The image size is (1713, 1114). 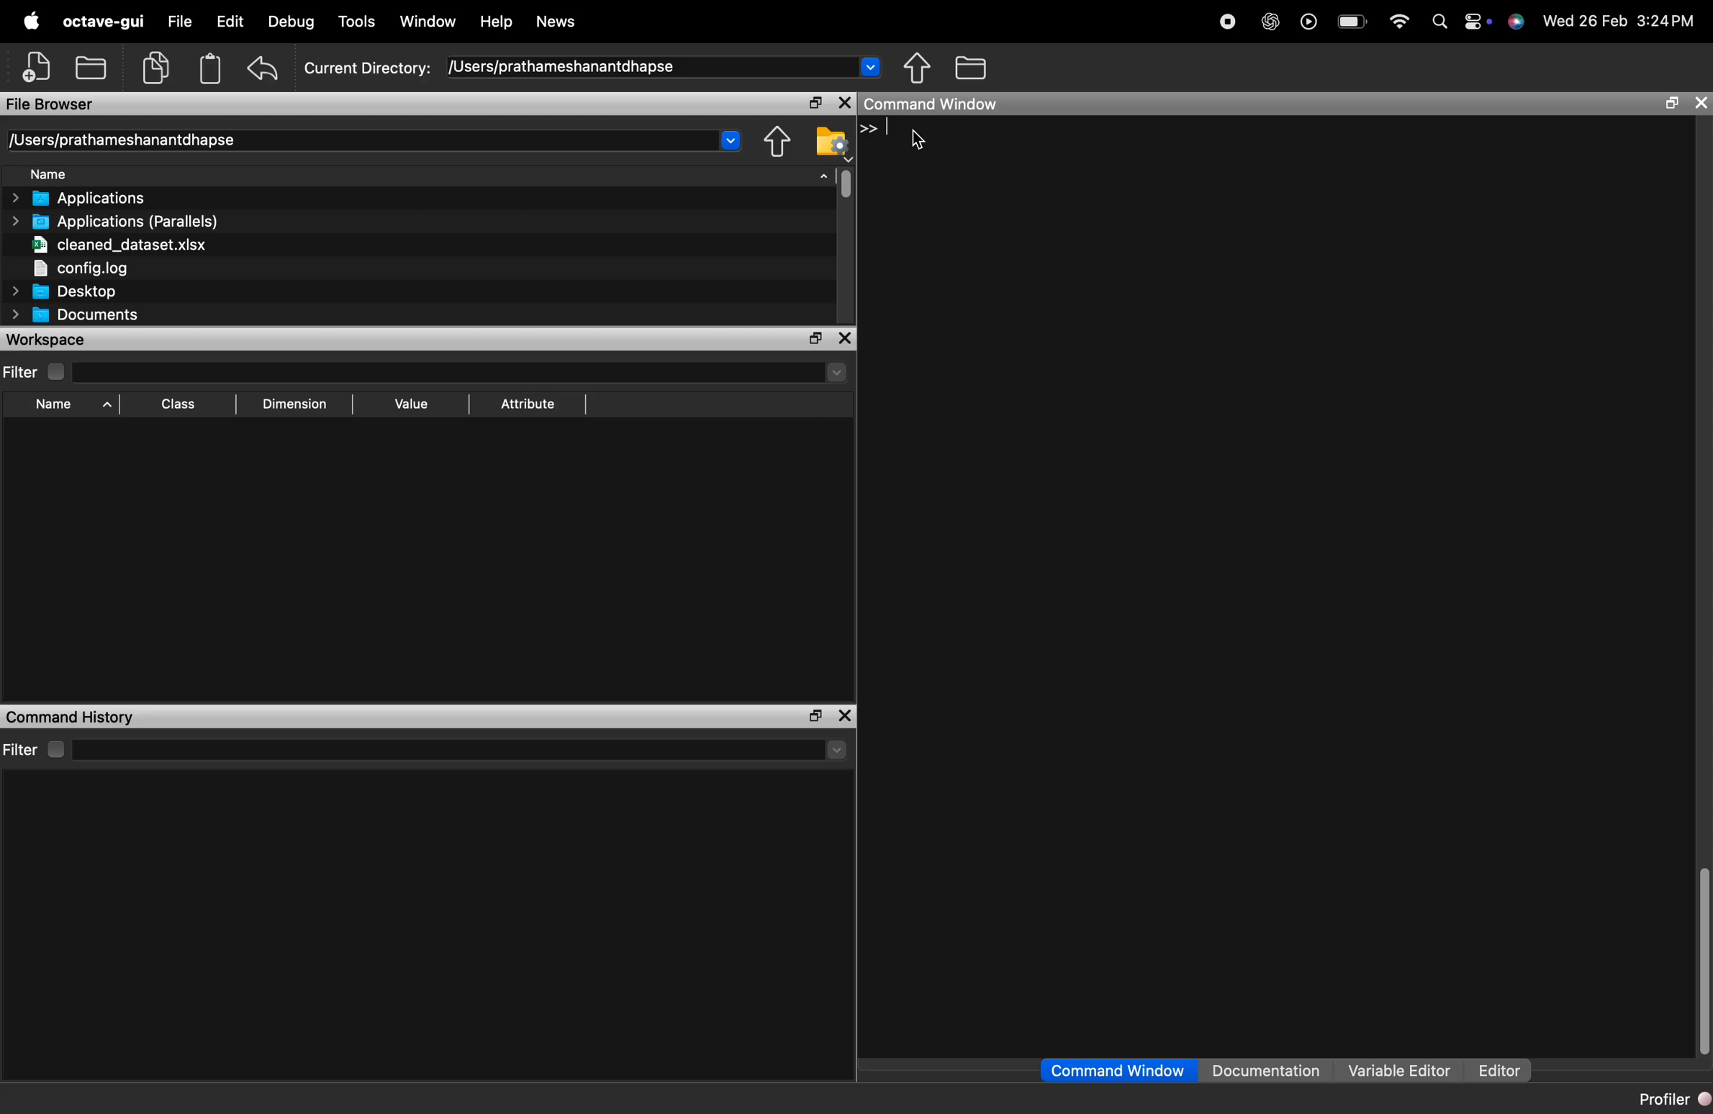 I want to click on Window, so click(x=430, y=22).